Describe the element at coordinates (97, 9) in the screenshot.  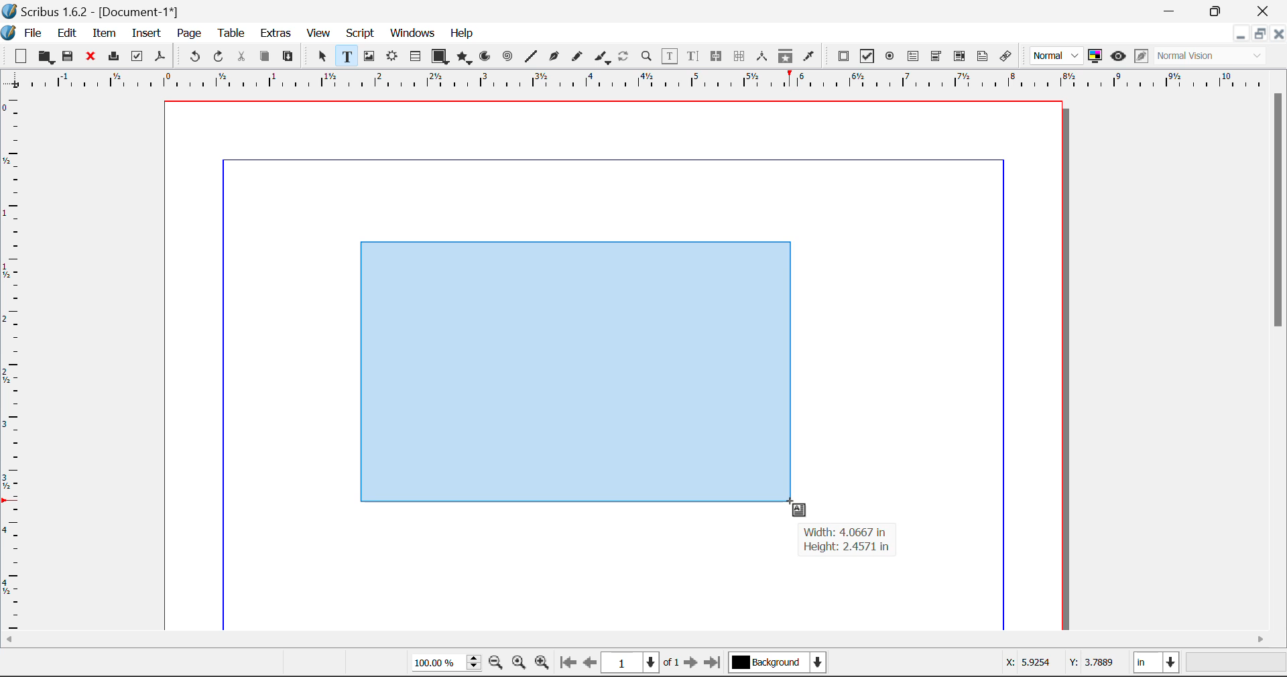
I see `Scribus 1.62 - [Document-1*]` at that location.